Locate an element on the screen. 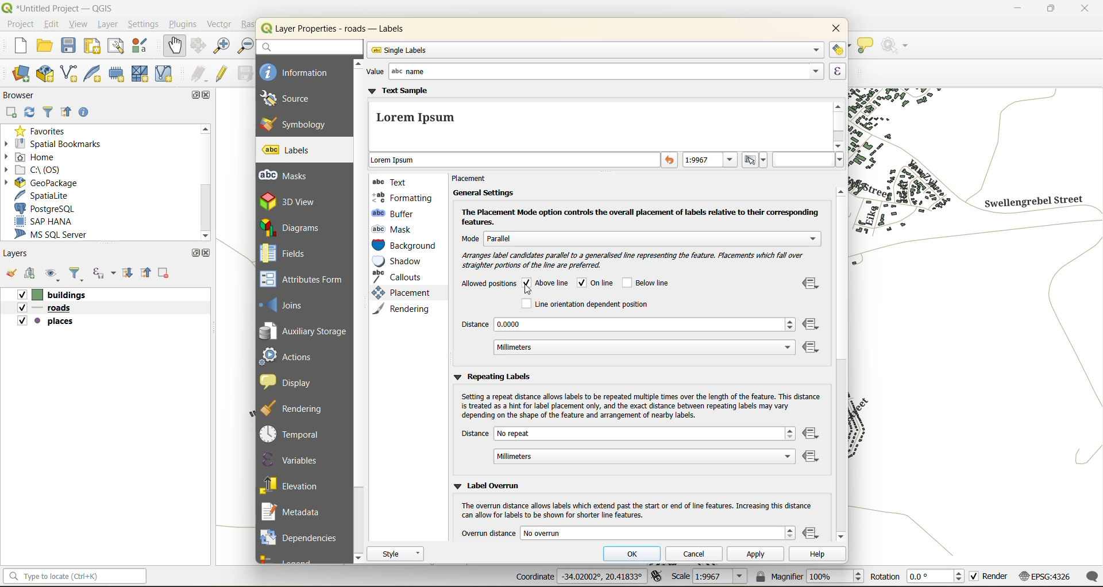 Image resolution: width=1103 pixels, height=587 pixels. crs is located at coordinates (1044, 574).